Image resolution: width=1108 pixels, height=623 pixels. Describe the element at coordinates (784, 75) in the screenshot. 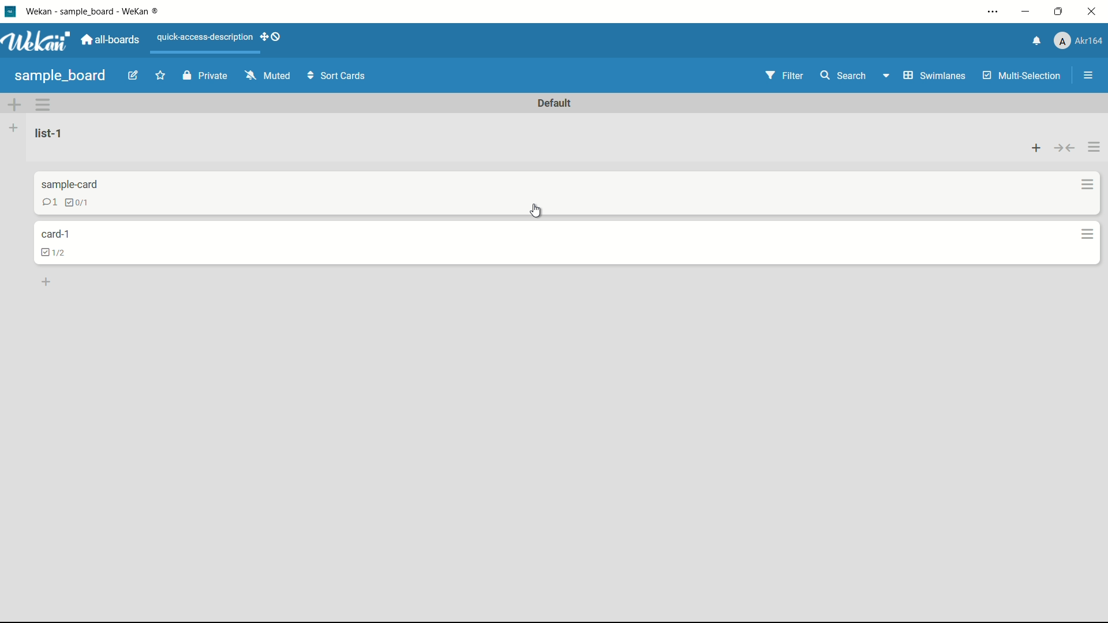

I see `filter` at that location.